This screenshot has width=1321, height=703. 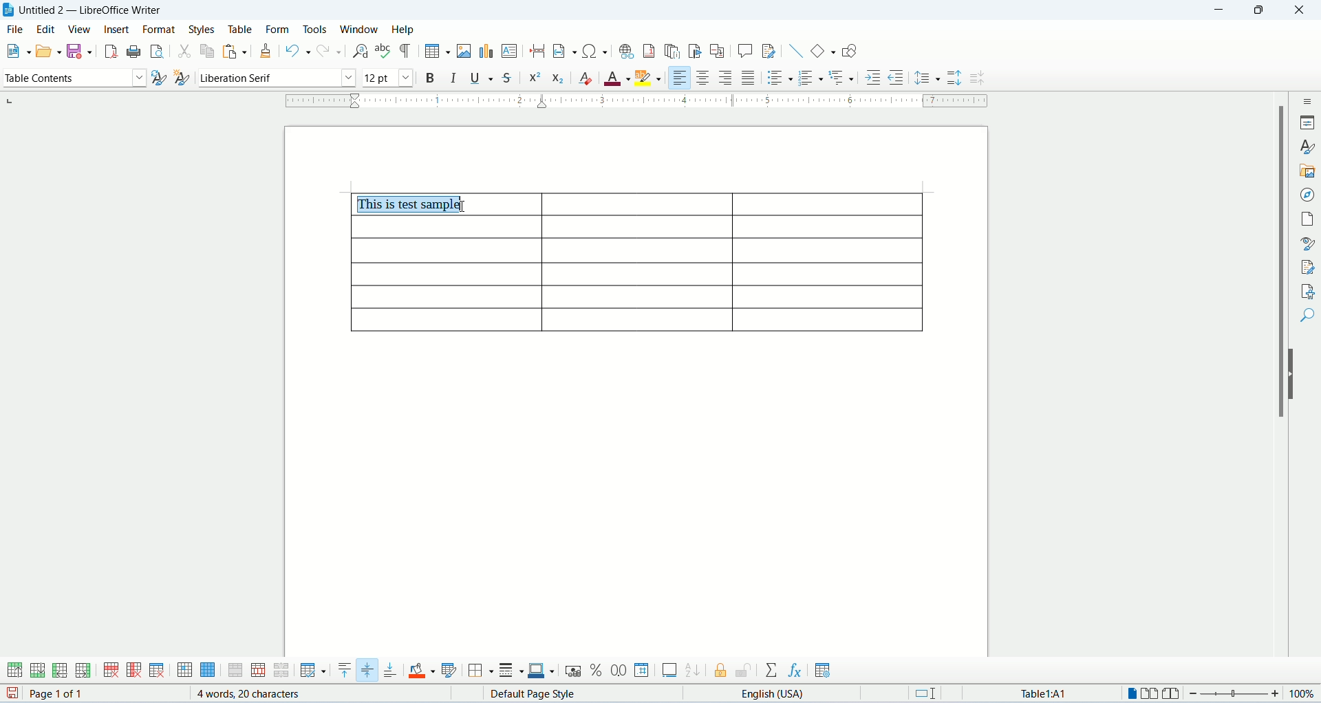 What do you see at coordinates (768, 51) in the screenshot?
I see `track changes` at bounding box center [768, 51].